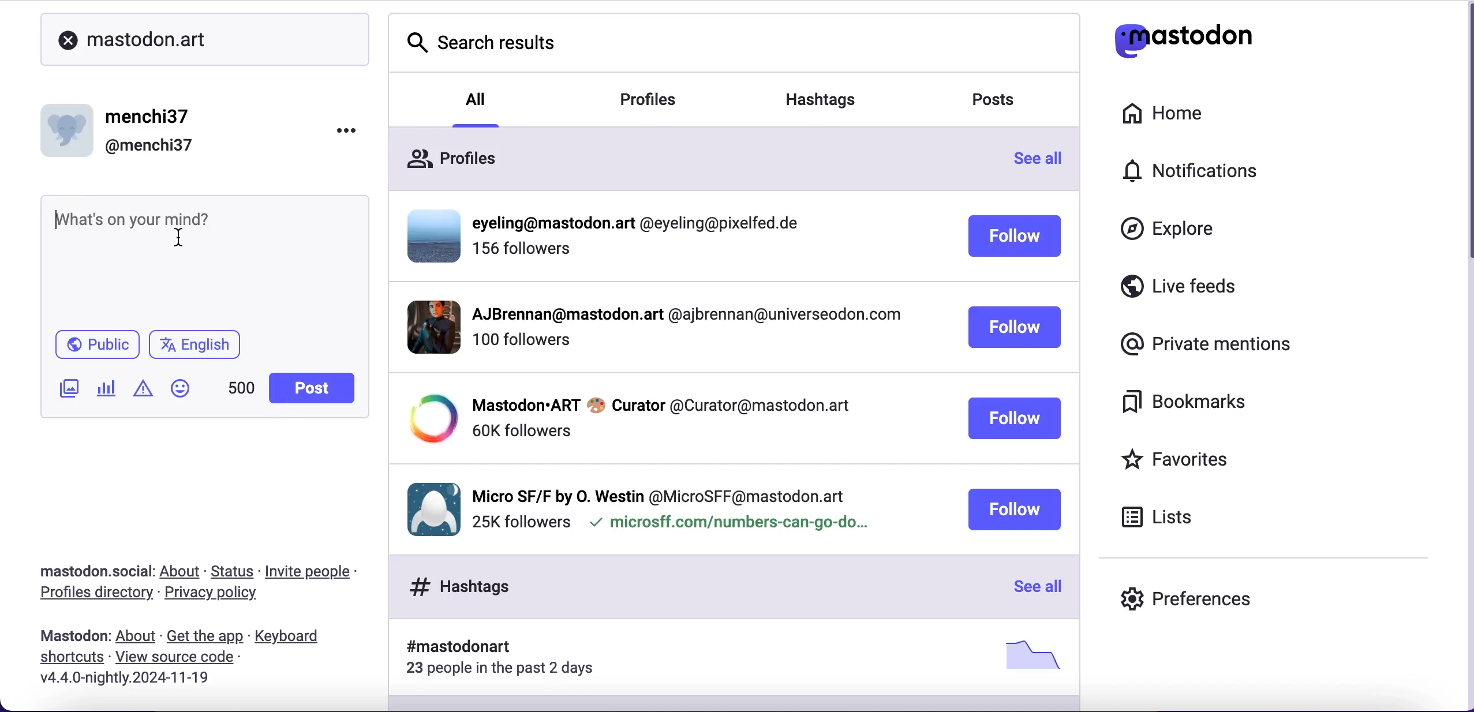 This screenshot has height=712, width=1474. I want to click on word count, so click(242, 388).